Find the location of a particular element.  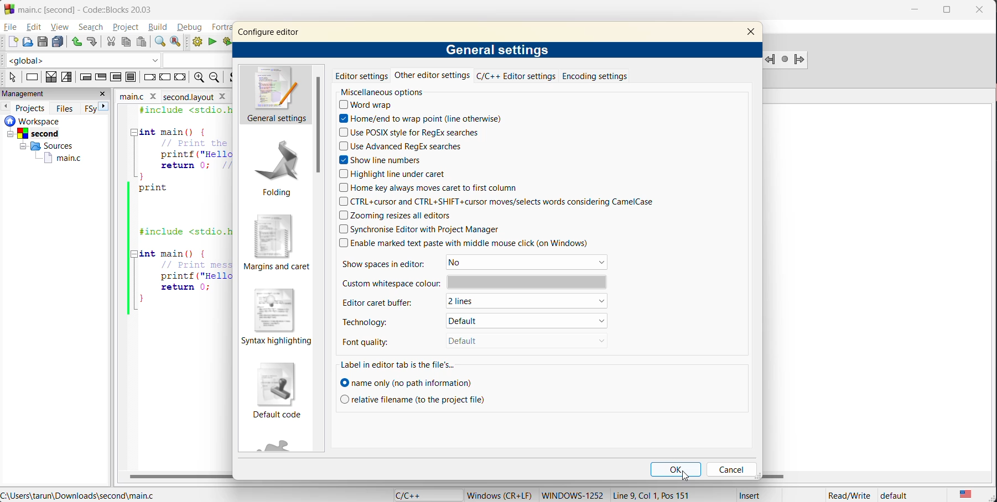

undo is located at coordinates (75, 41).